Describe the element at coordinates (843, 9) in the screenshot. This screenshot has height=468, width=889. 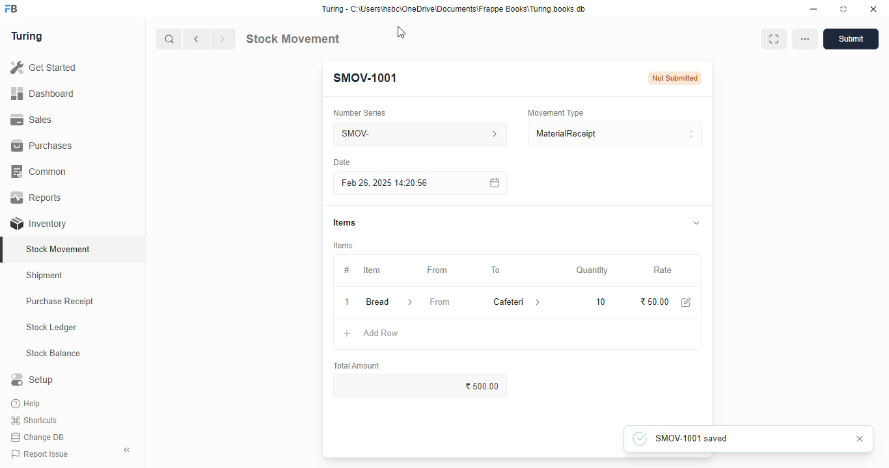
I see `toggle maximize` at that location.